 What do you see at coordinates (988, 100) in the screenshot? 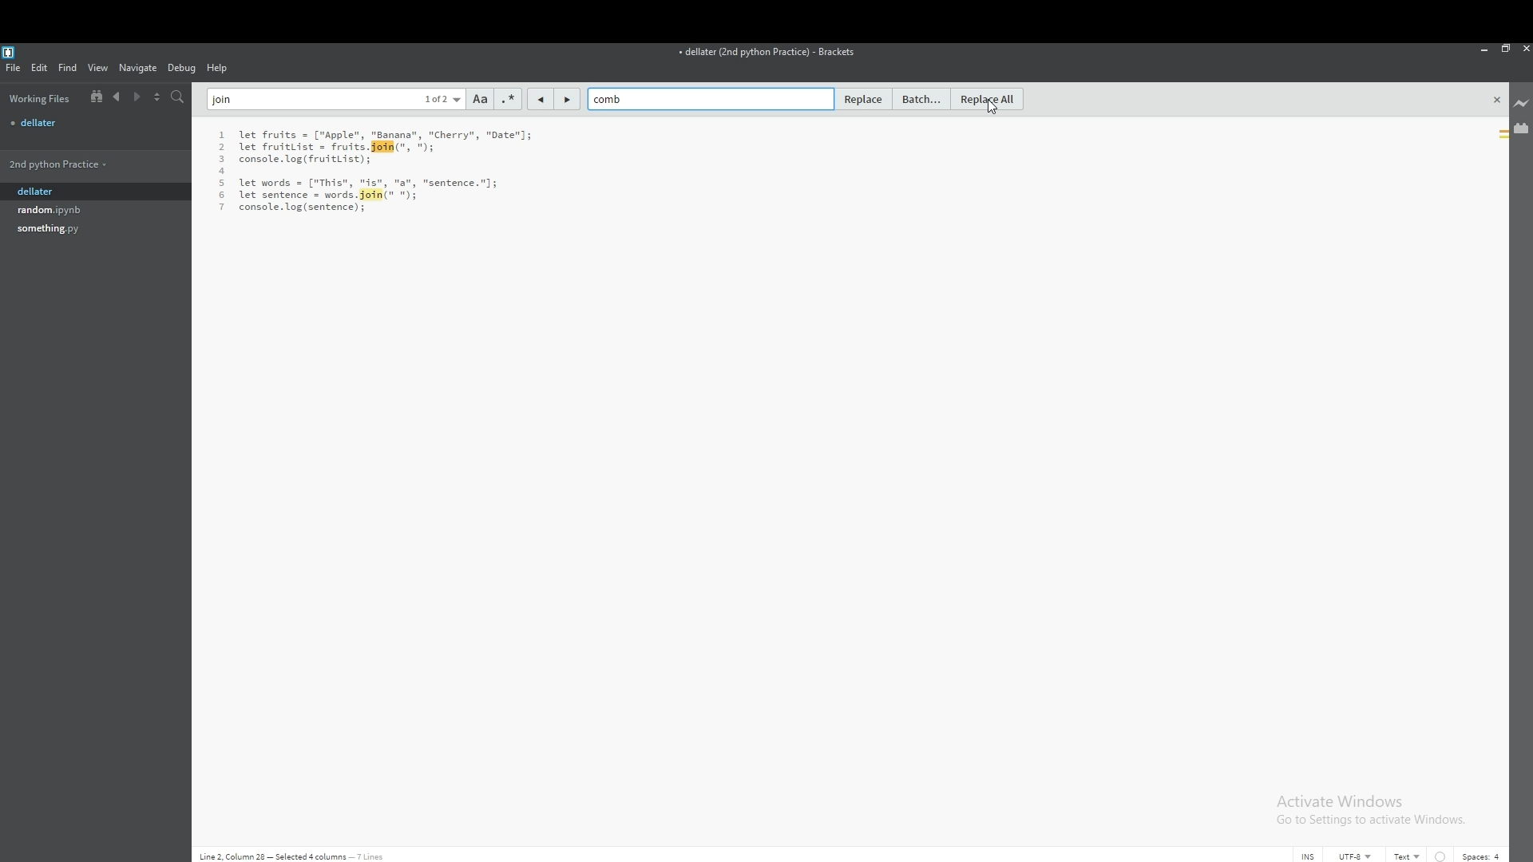
I see `replace all` at bounding box center [988, 100].